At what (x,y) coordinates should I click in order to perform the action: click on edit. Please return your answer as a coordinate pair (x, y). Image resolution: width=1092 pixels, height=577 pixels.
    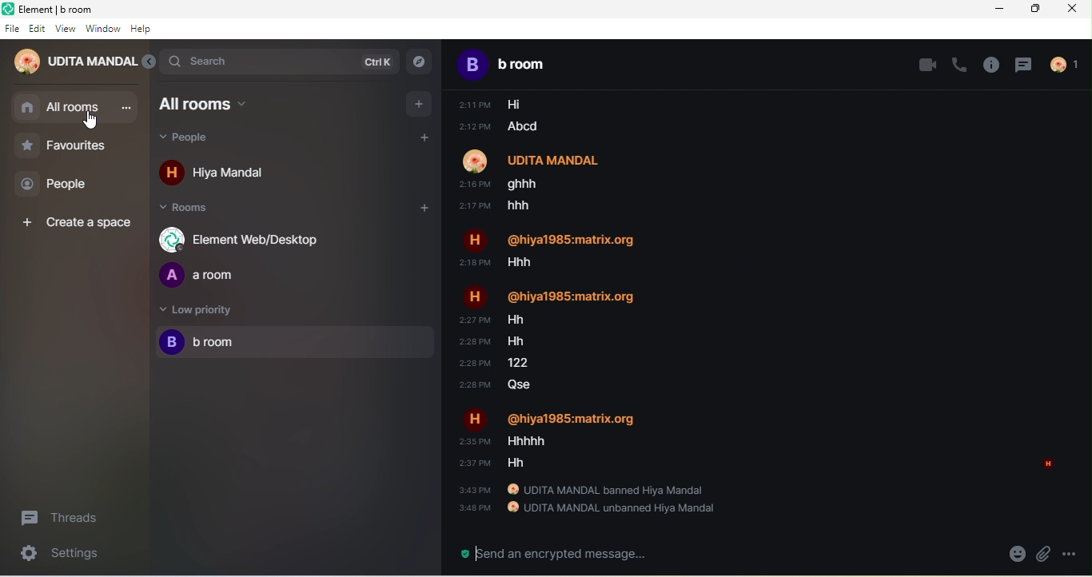
    Looking at the image, I should click on (38, 28).